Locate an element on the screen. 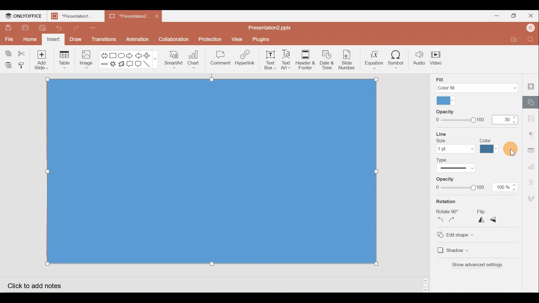 Image resolution: width=539 pixels, height=303 pixels. Click to add notes is located at coordinates (38, 284).